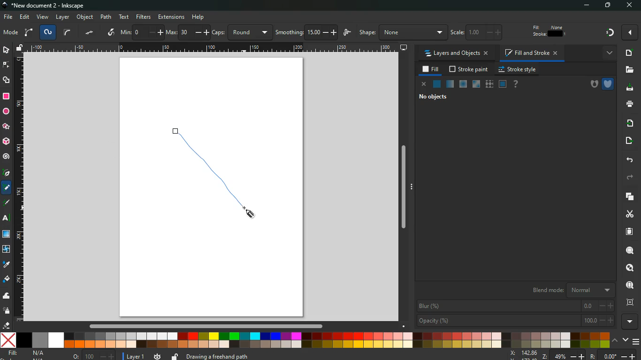  I want to click on , so click(213, 49).